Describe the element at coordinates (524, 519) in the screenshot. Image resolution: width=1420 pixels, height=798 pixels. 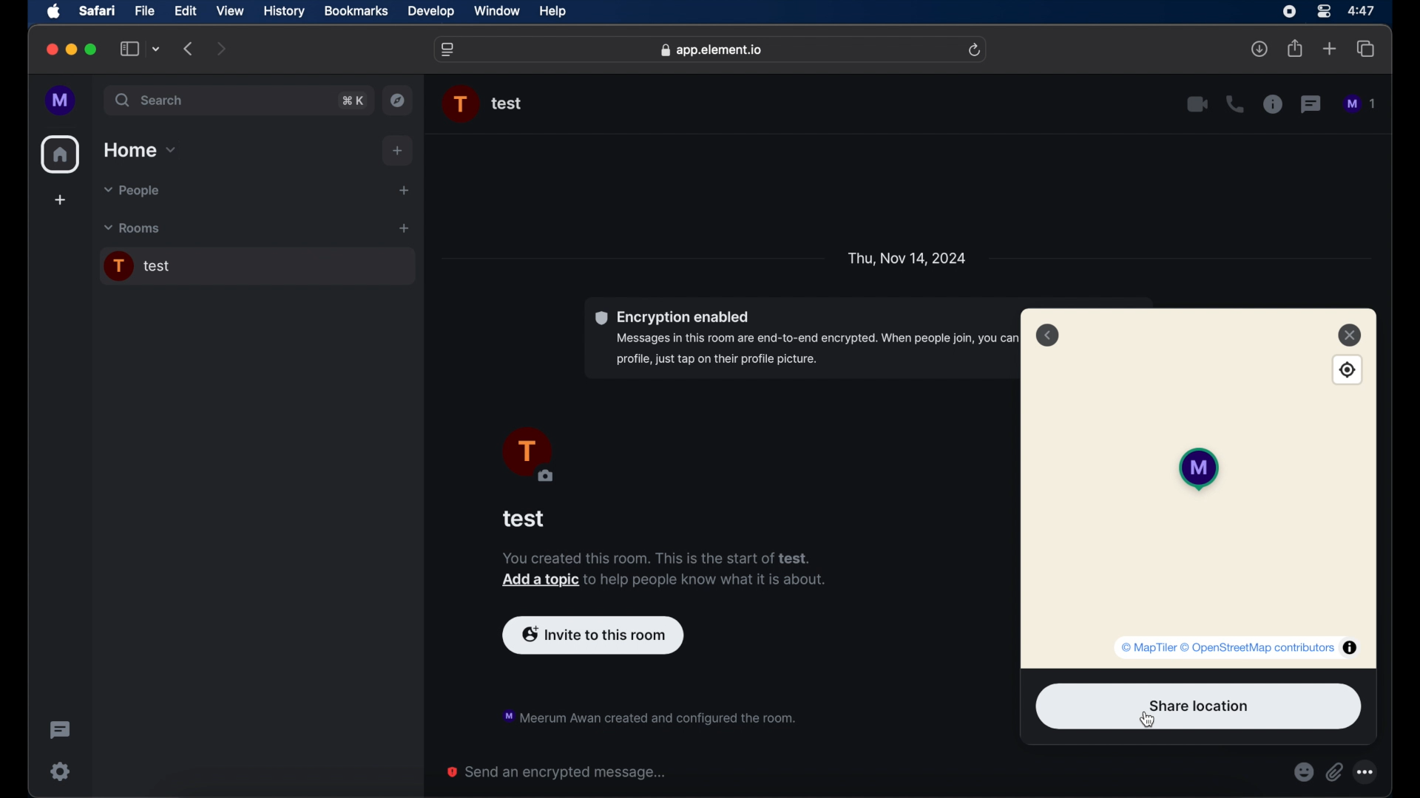
I see `test` at that location.